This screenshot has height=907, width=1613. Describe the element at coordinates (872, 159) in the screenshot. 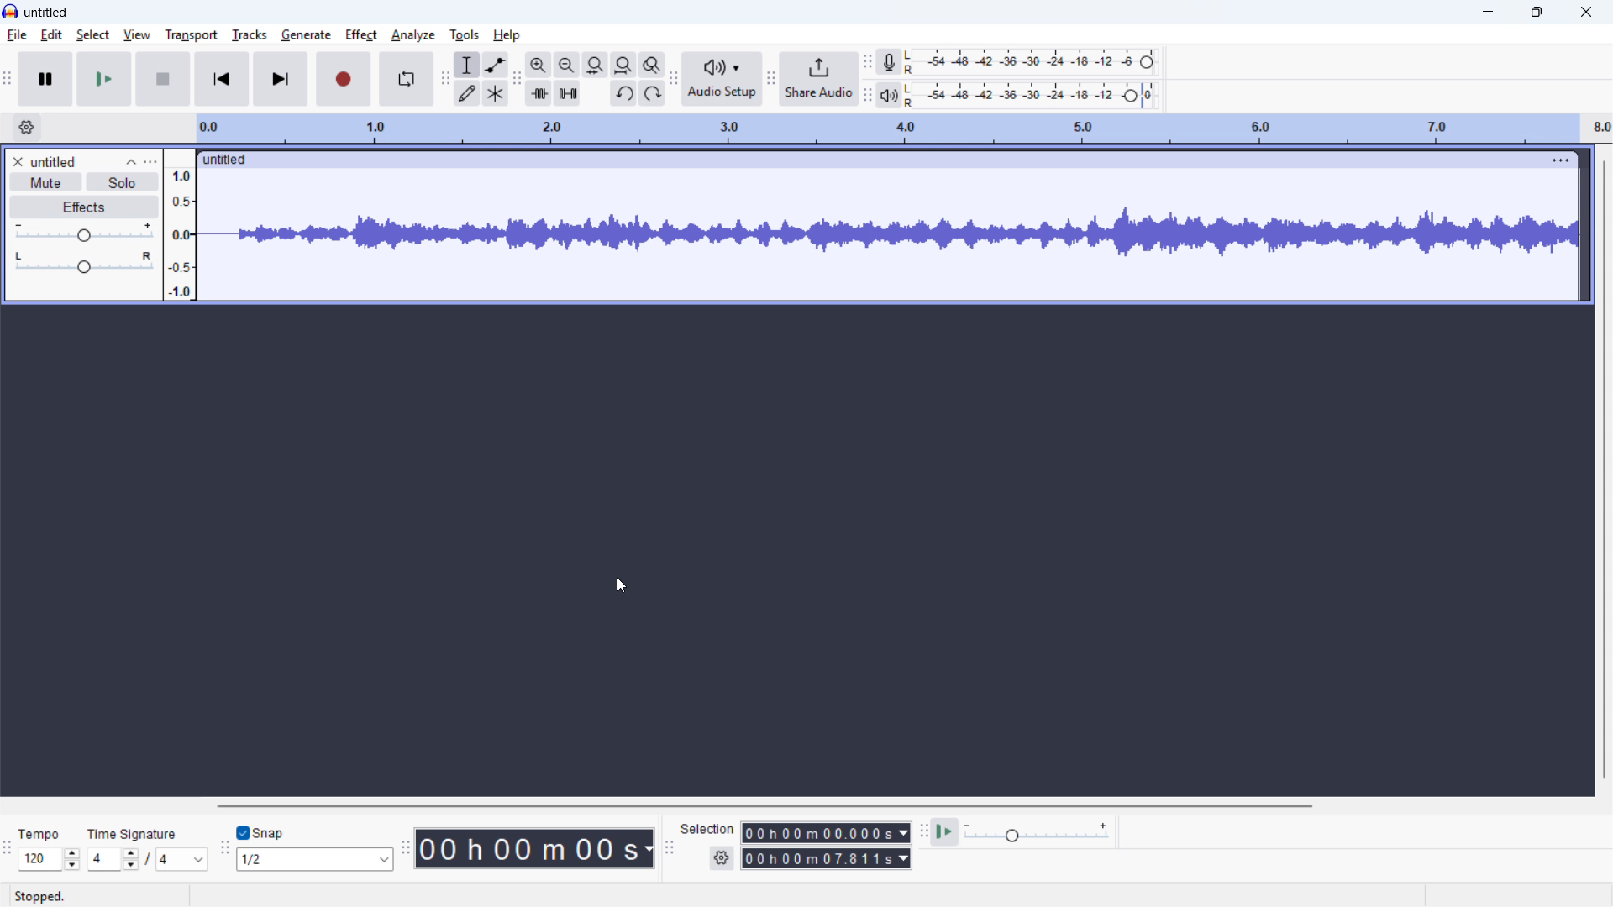

I see `Click to drag ` at that location.